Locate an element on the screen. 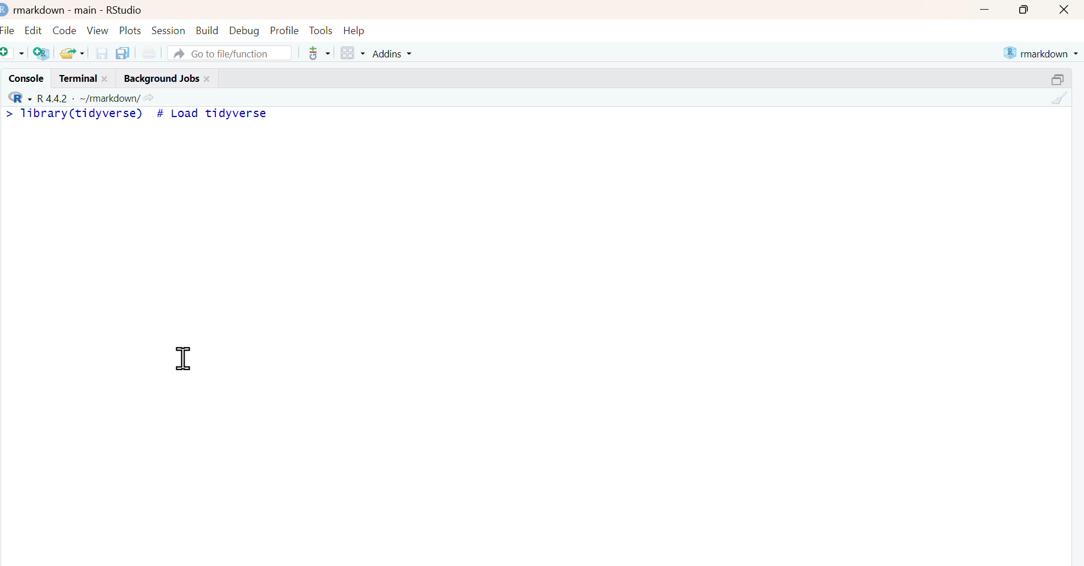  Debug is located at coordinates (244, 29).